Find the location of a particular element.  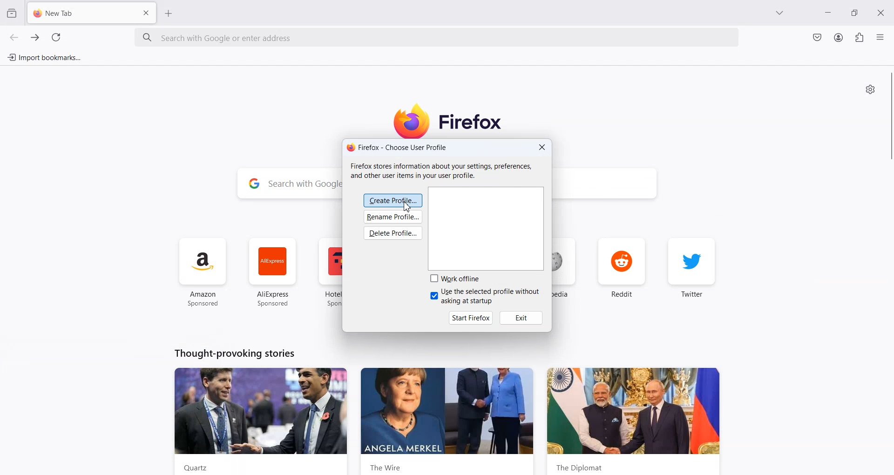

search with google is located at coordinates (304, 185).